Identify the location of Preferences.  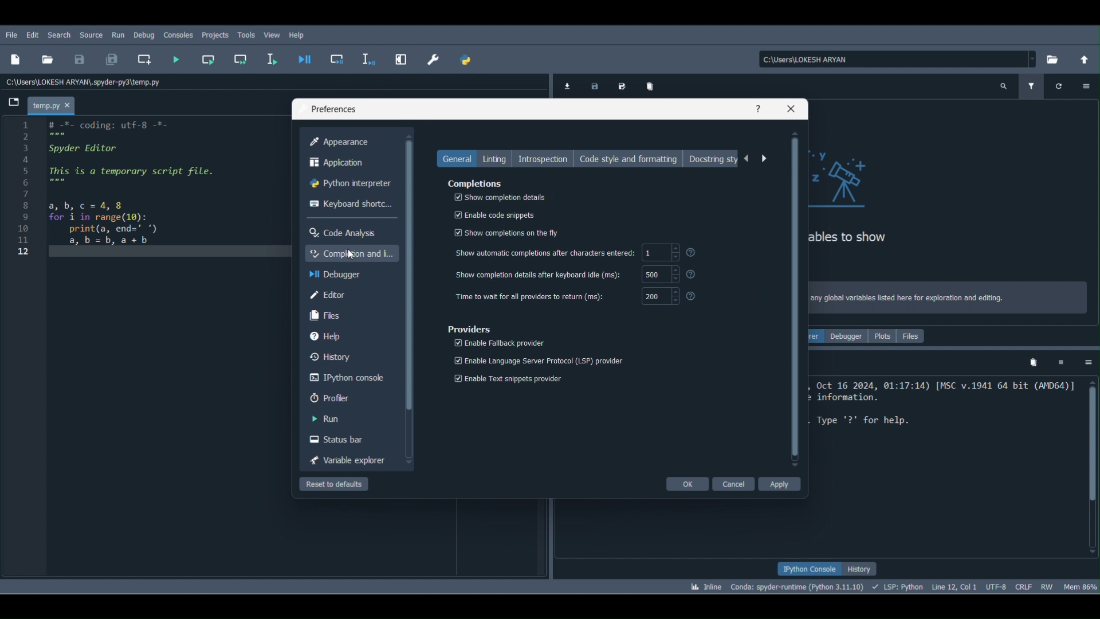
(433, 60).